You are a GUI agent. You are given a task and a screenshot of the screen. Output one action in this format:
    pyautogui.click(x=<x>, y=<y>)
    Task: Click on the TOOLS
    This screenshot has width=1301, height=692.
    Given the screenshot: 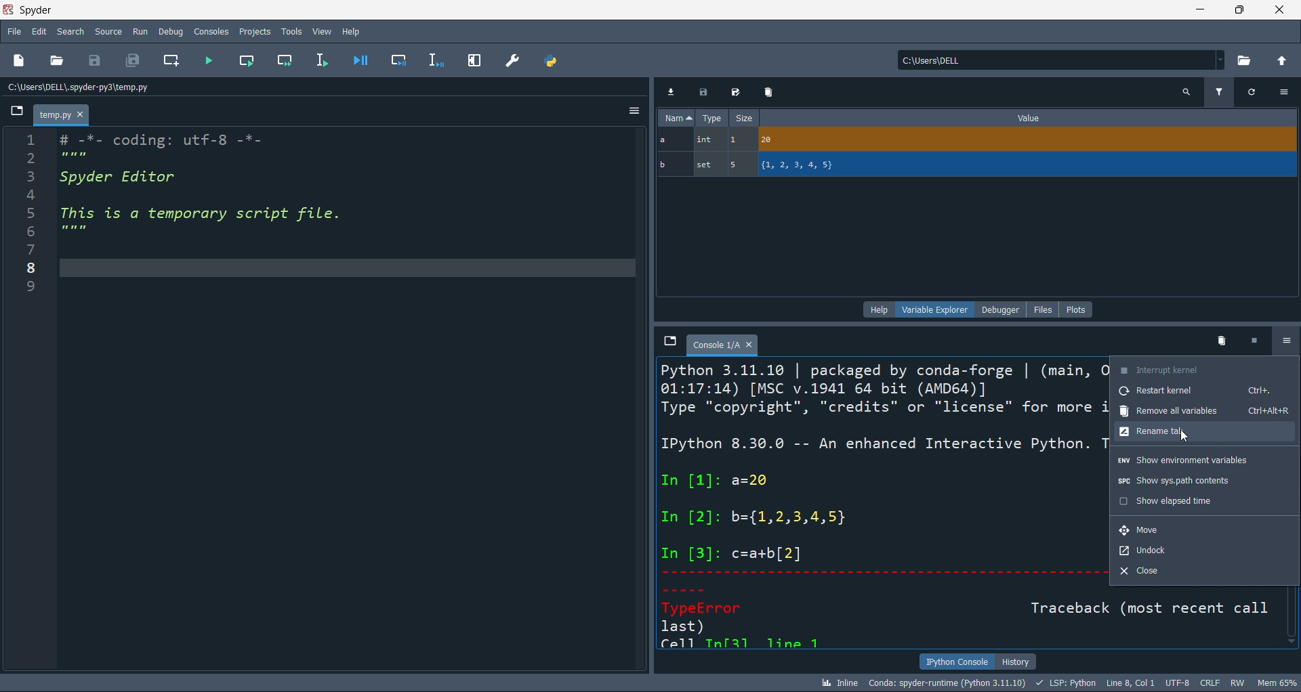 What is the action you would take?
    pyautogui.click(x=291, y=30)
    